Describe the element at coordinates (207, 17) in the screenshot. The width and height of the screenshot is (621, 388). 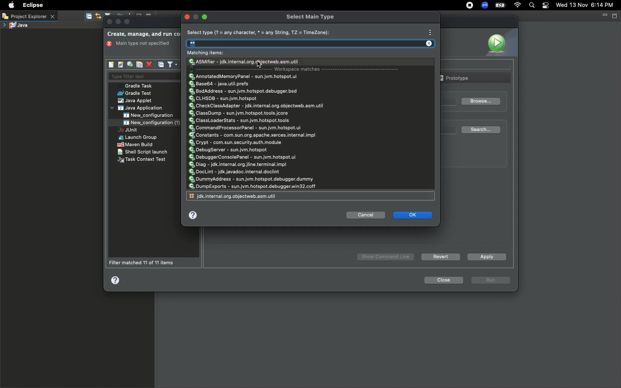
I see `maximize` at that location.